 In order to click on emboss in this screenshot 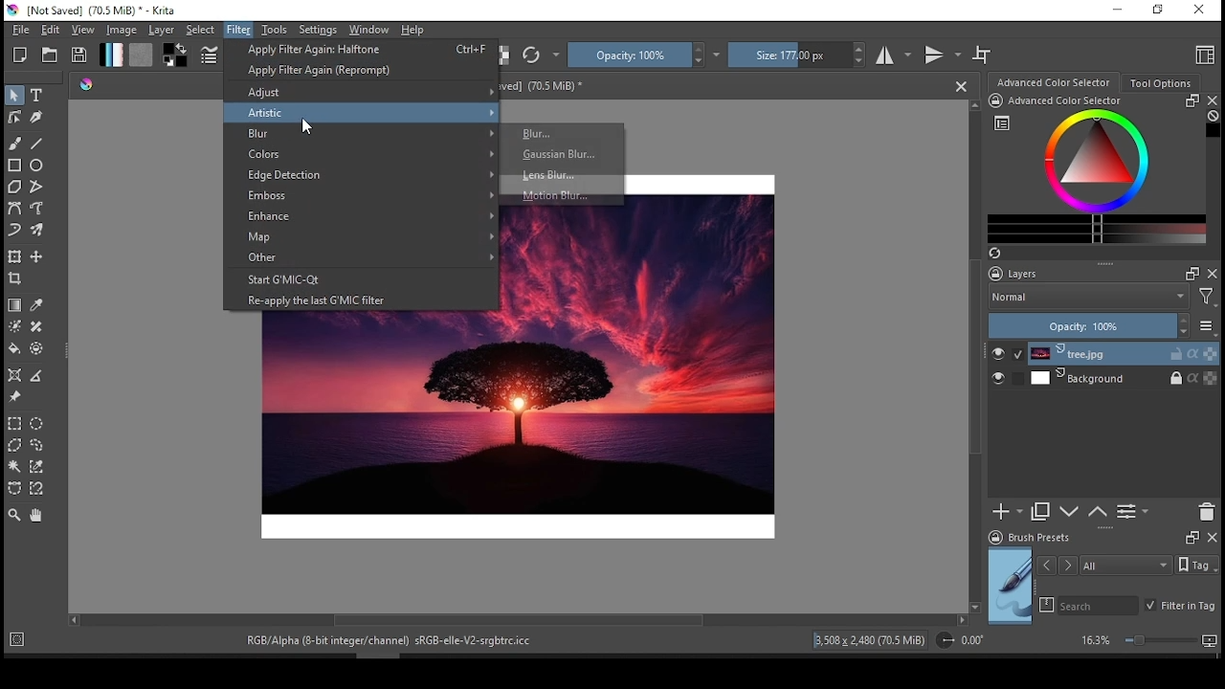, I will do `click(362, 195)`.